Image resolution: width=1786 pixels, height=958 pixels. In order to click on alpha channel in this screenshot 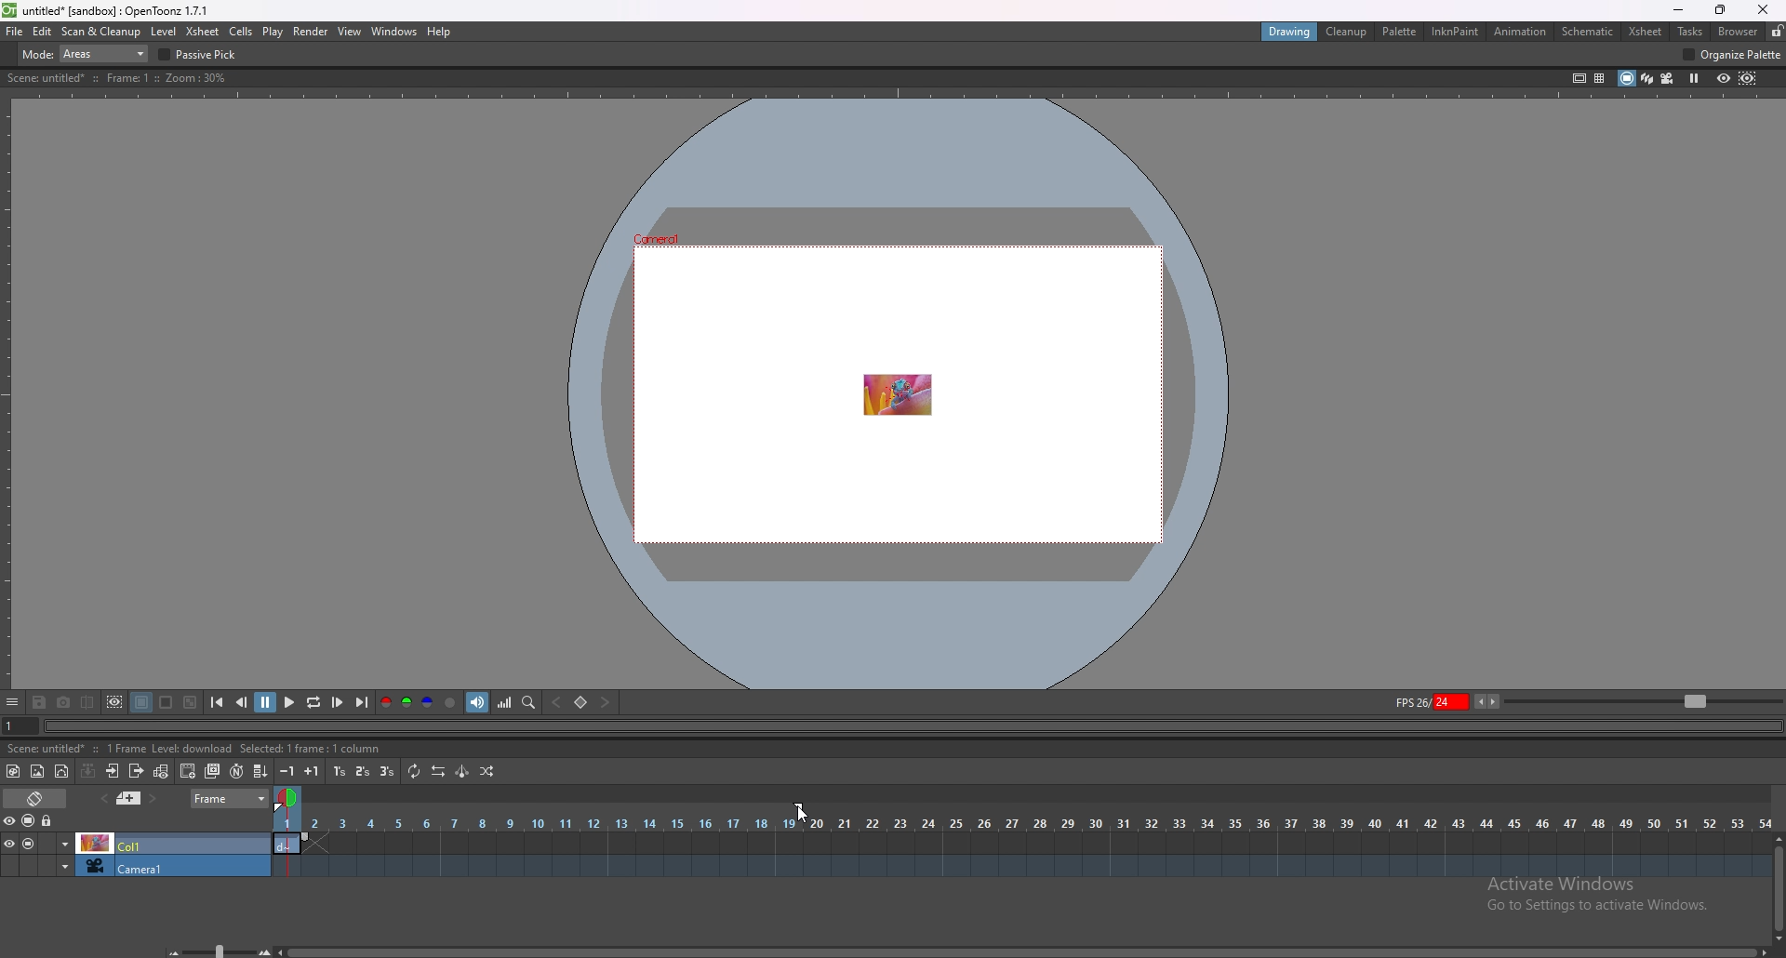, I will do `click(451, 702)`.